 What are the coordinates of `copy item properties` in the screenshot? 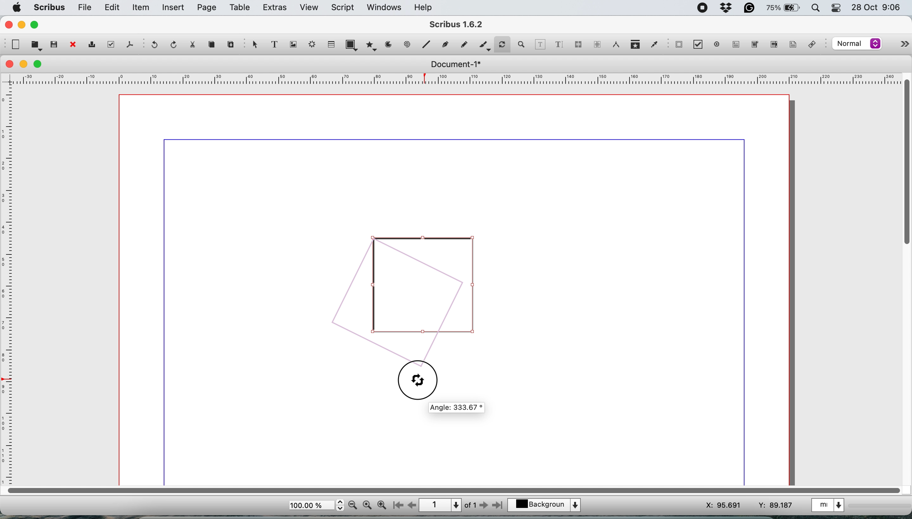 It's located at (634, 45).